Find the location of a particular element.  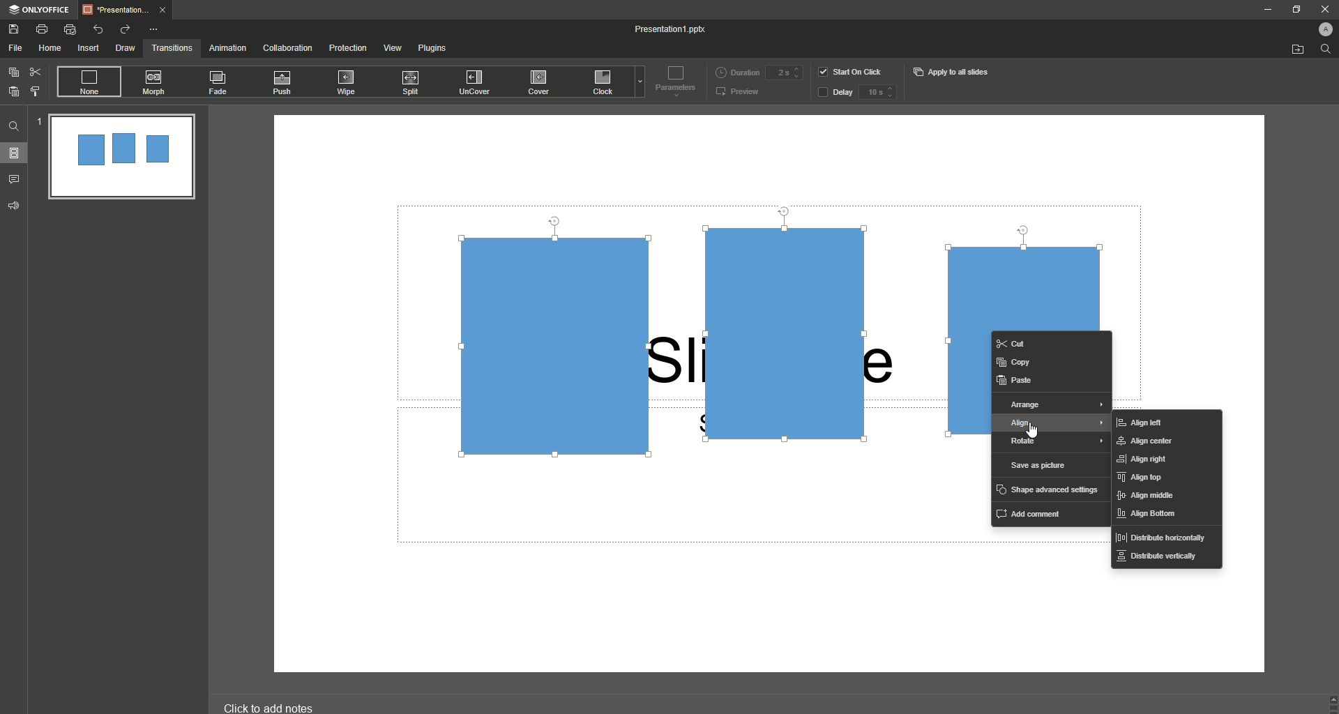

shape 2 selected is located at coordinates (789, 328).